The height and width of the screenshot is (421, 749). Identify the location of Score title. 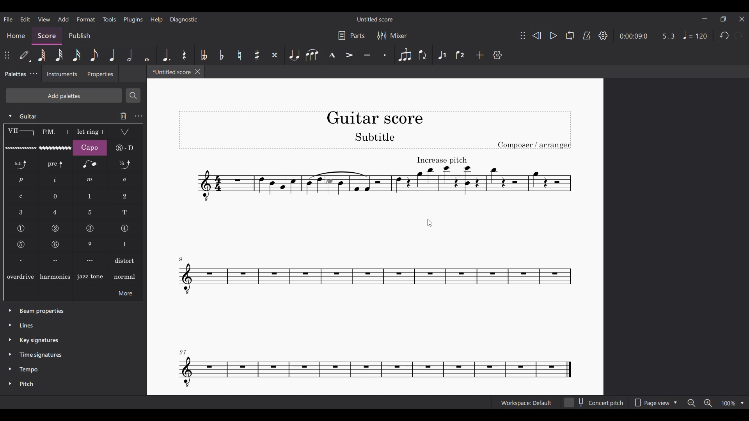
(374, 19).